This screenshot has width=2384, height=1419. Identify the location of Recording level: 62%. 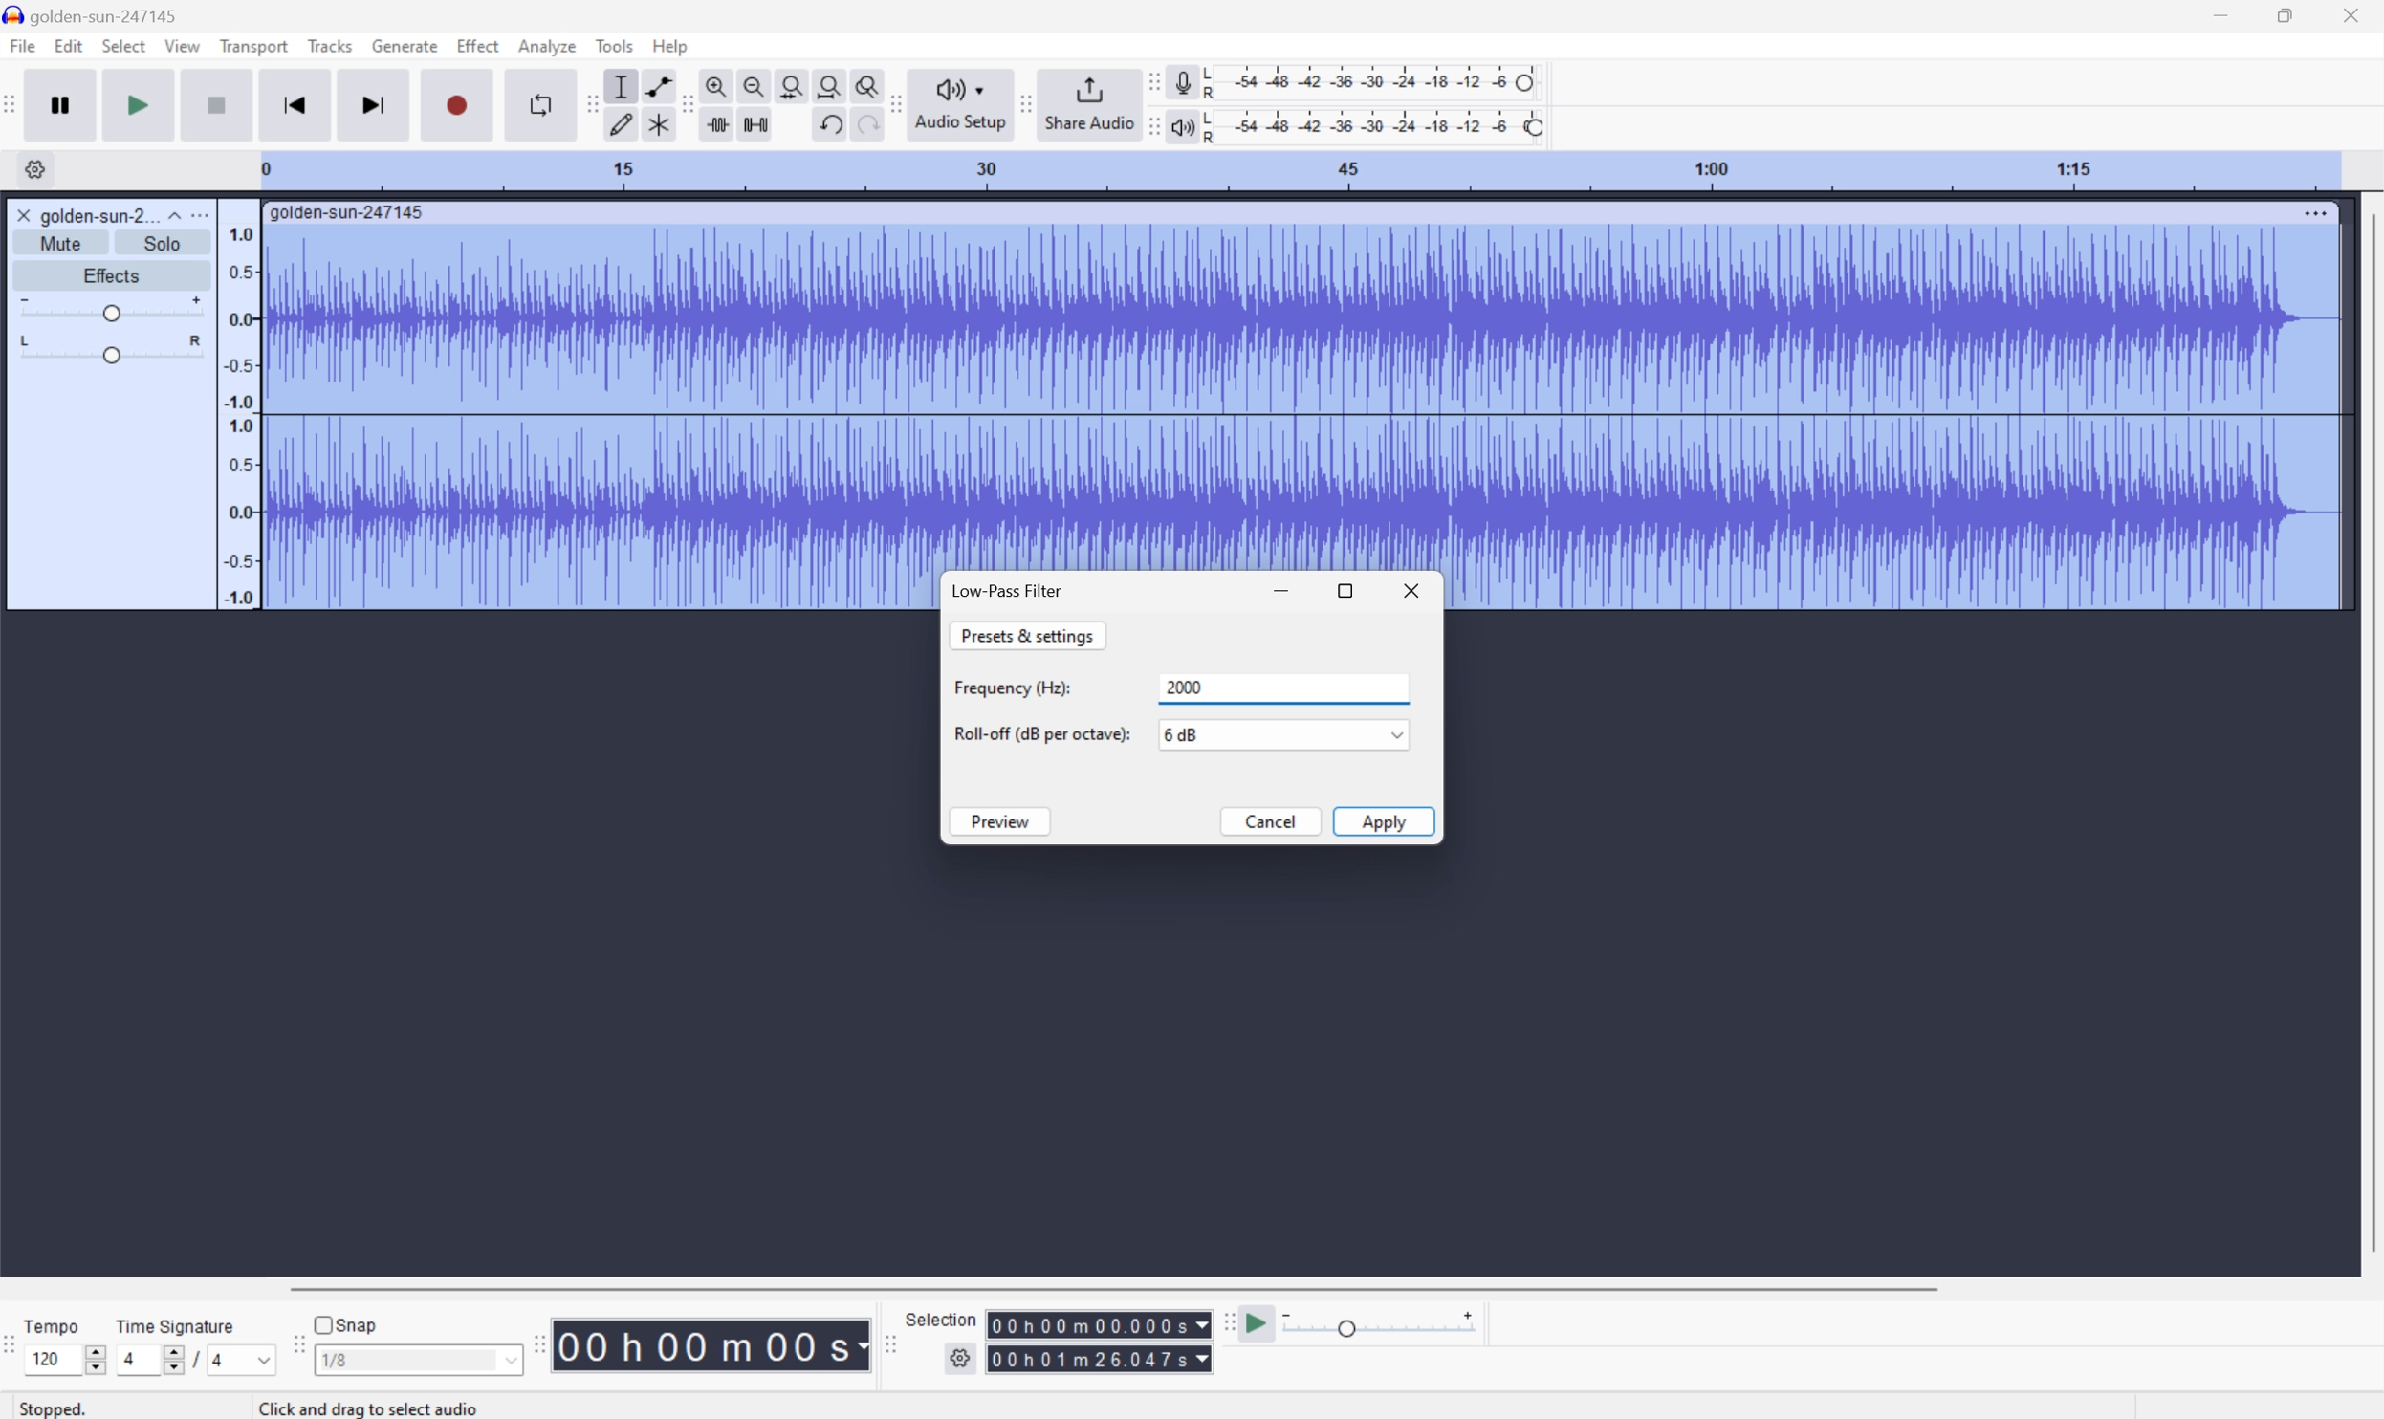
(1374, 82).